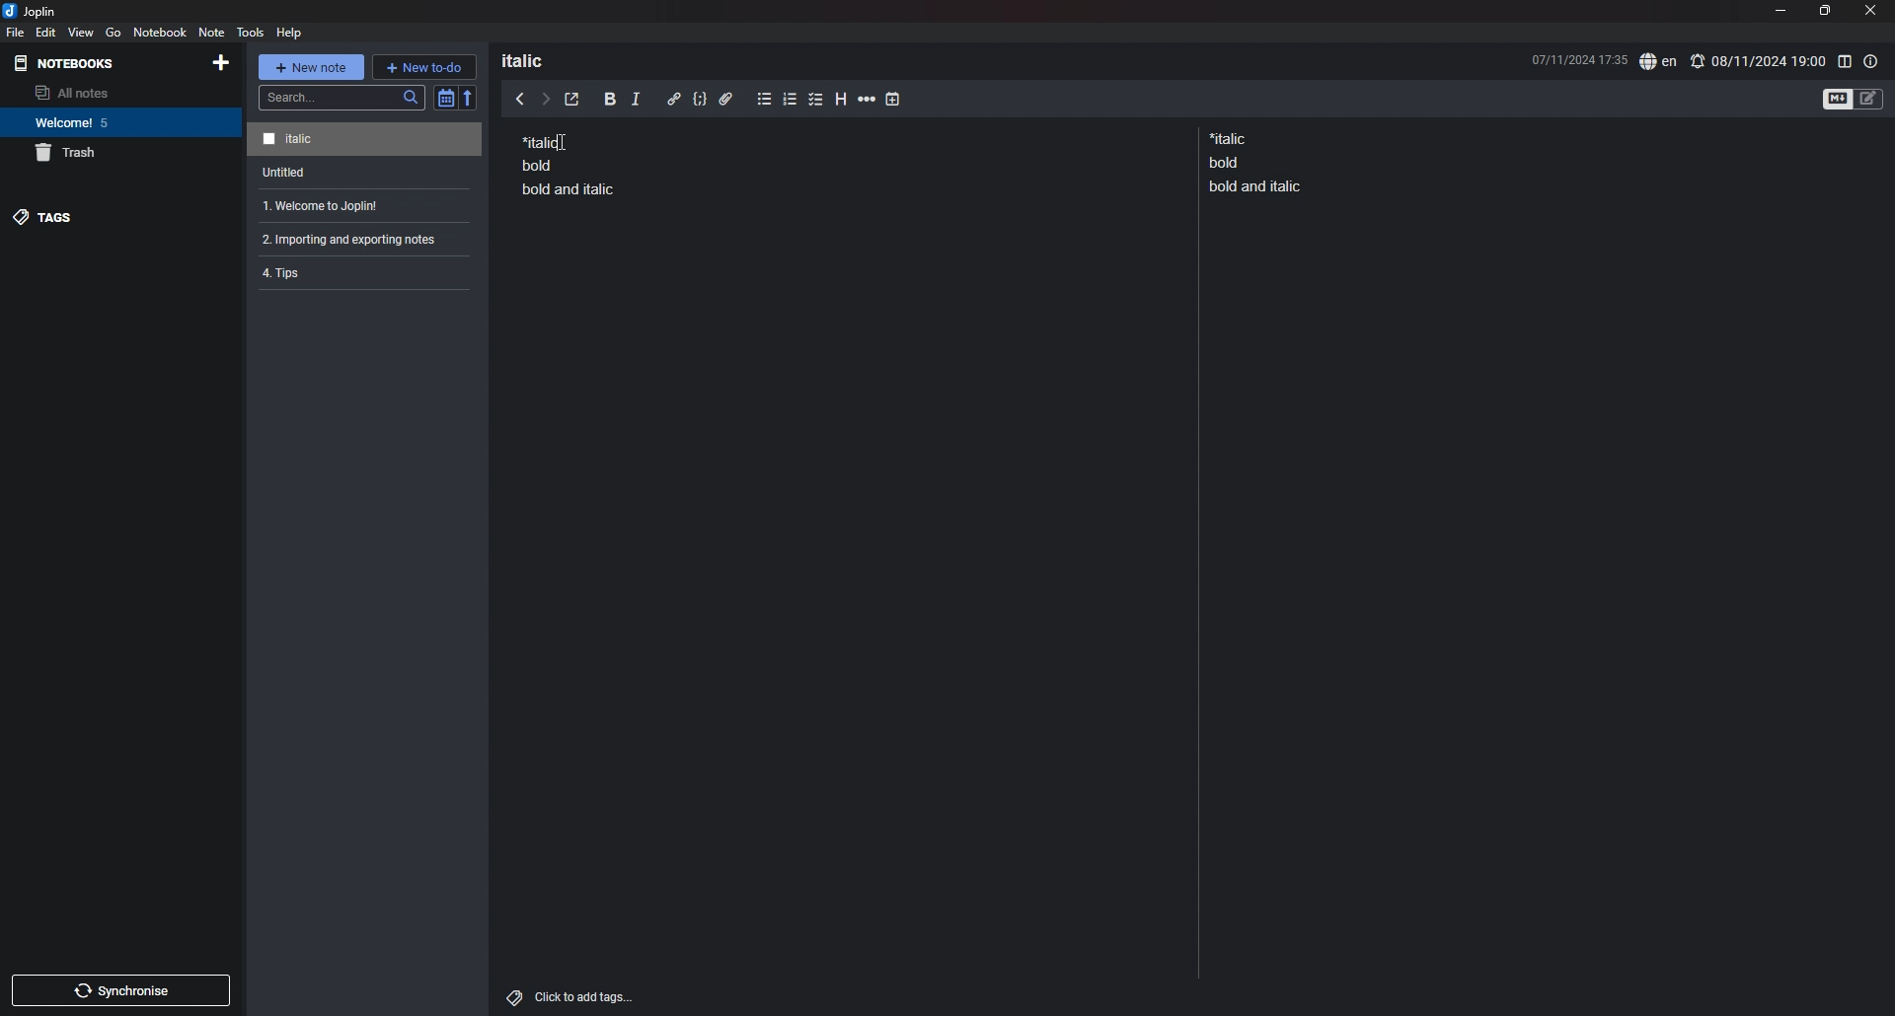  What do you see at coordinates (1872, 10) in the screenshot?
I see `close` at bounding box center [1872, 10].